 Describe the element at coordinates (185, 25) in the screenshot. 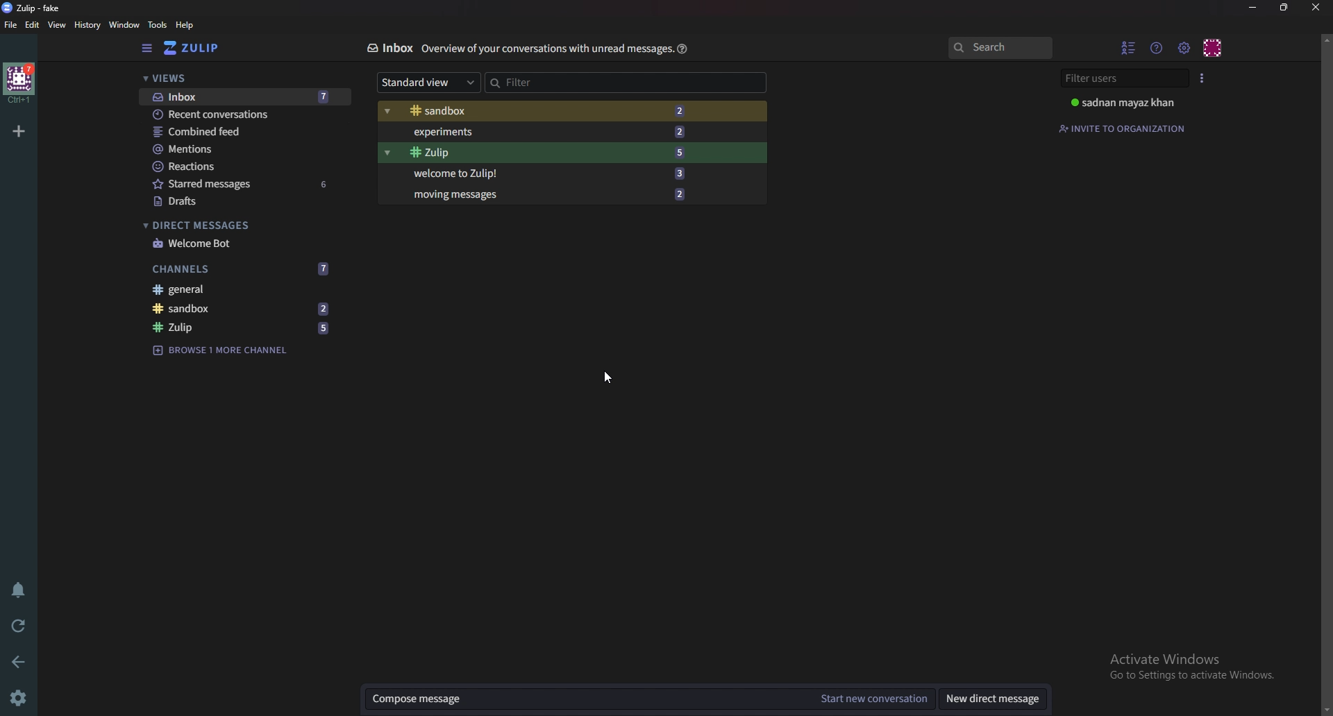

I see `help` at that location.